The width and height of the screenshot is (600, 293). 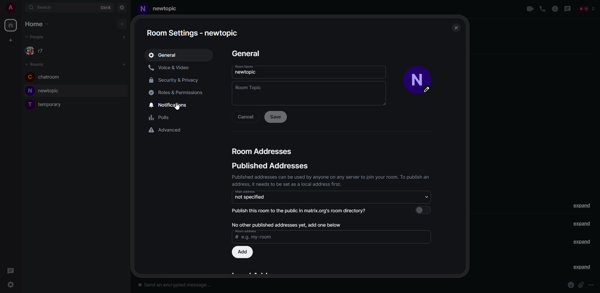 What do you see at coordinates (418, 79) in the screenshot?
I see `profile` at bounding box center [418, 79].